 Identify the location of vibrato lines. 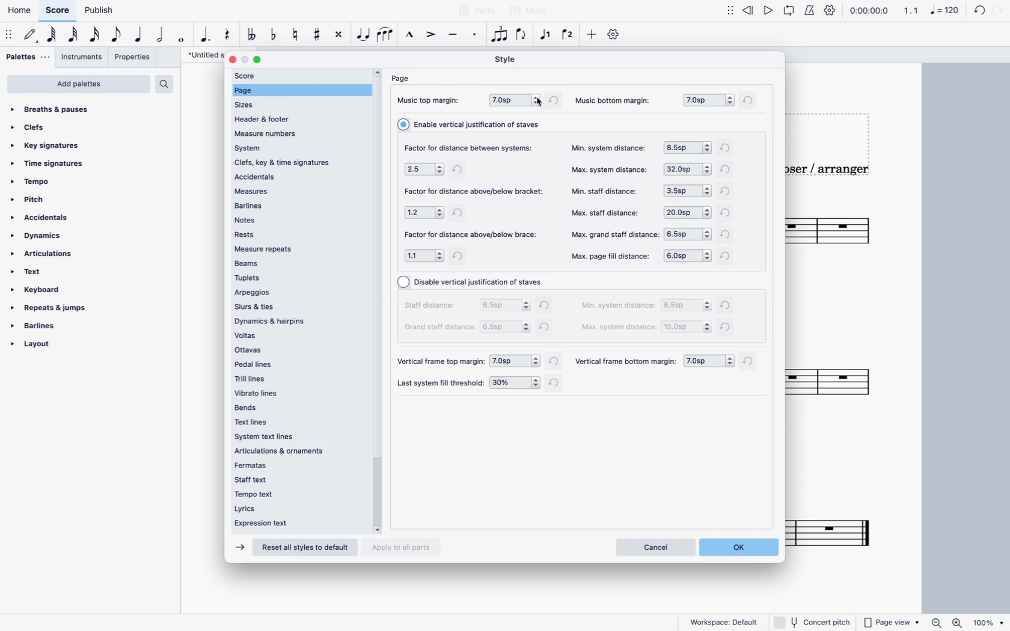
(293, 392).